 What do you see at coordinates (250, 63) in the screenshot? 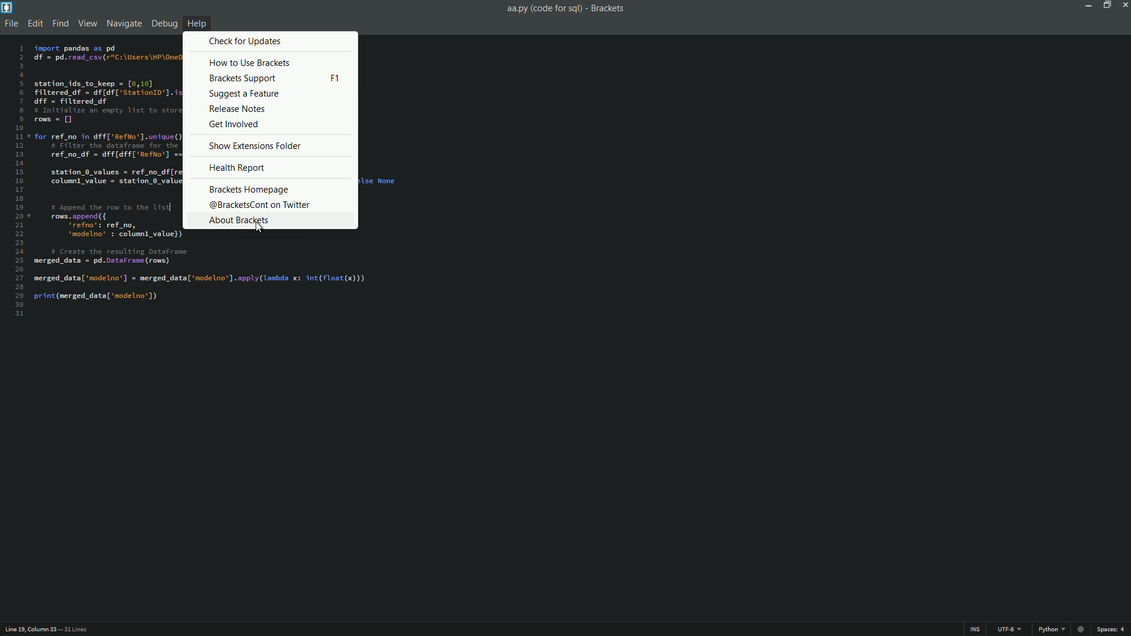
I see `how to use brackets` at bounding box center [250, 63].